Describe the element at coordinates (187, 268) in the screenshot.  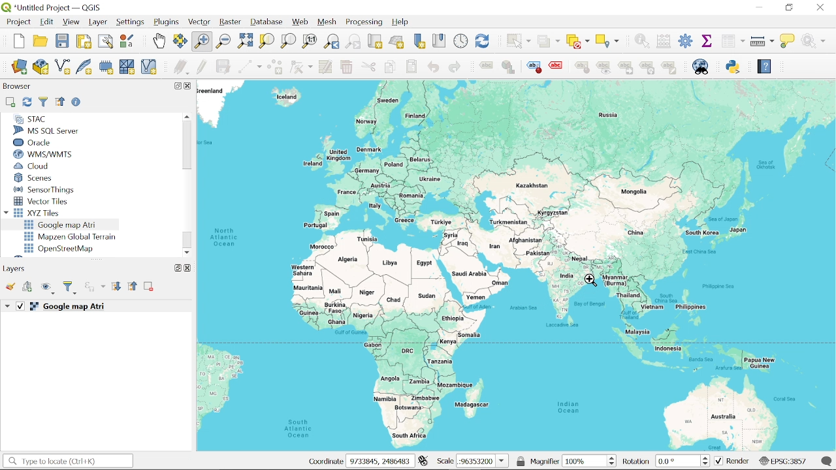
I see `Close` at that location.